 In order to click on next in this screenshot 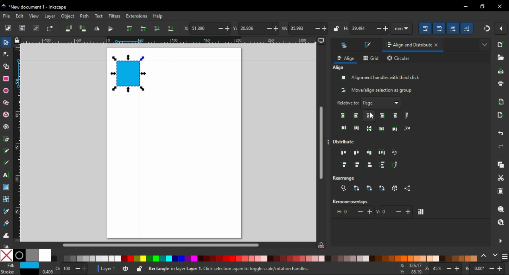, I will do `click(495, 255)`.